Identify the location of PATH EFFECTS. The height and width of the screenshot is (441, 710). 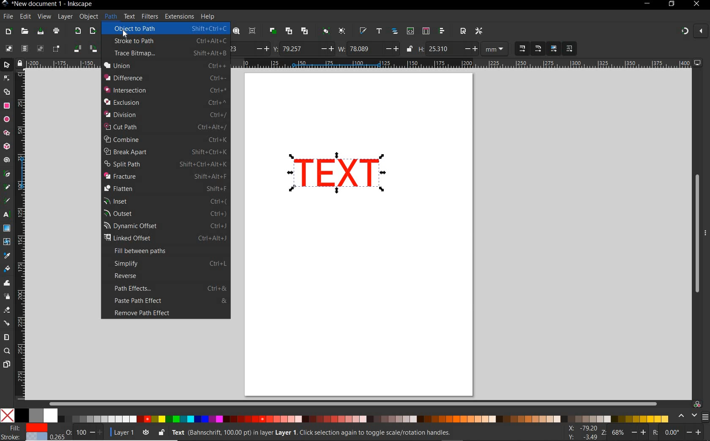
(170, 288).